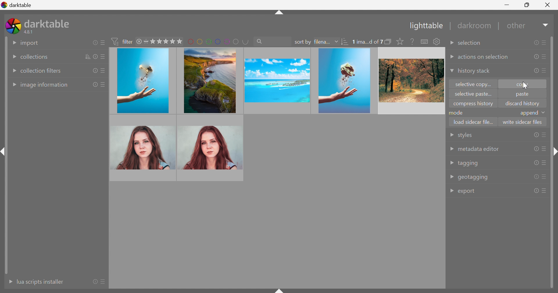  Describe the element at coordinates (123, 41) in the screenshot. I see `filter` at that location.